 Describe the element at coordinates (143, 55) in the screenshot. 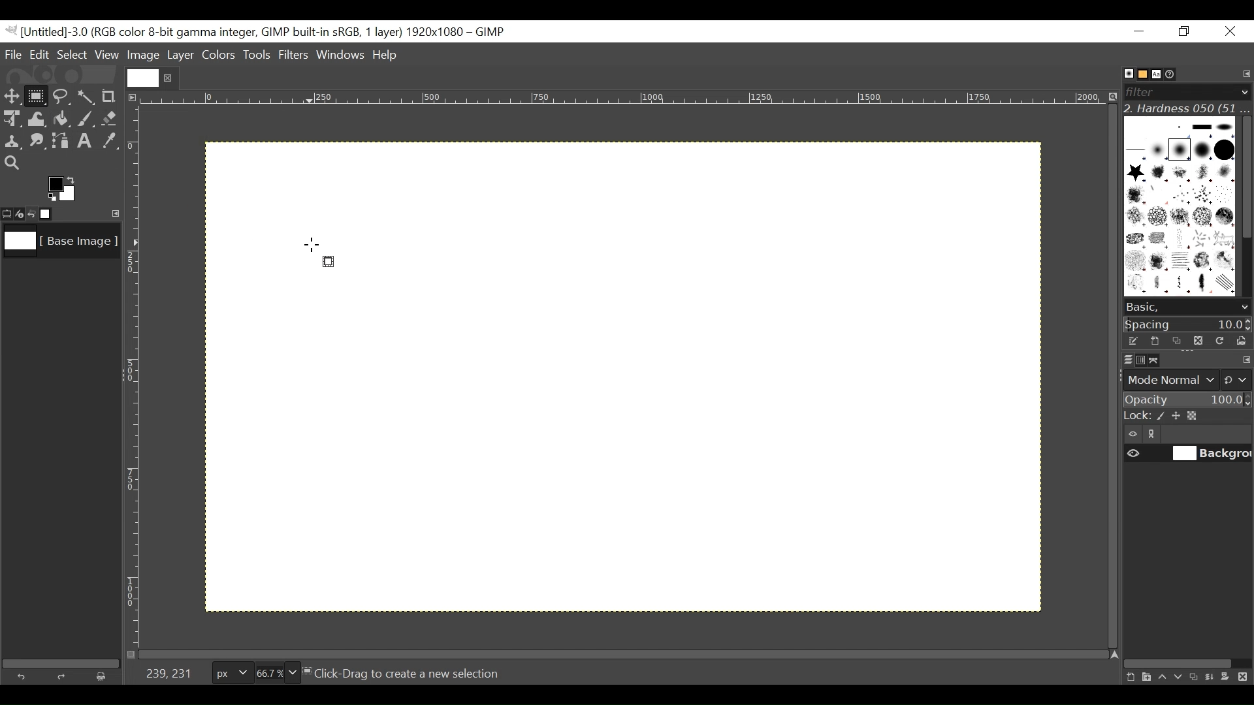

I see `Image` at that location.